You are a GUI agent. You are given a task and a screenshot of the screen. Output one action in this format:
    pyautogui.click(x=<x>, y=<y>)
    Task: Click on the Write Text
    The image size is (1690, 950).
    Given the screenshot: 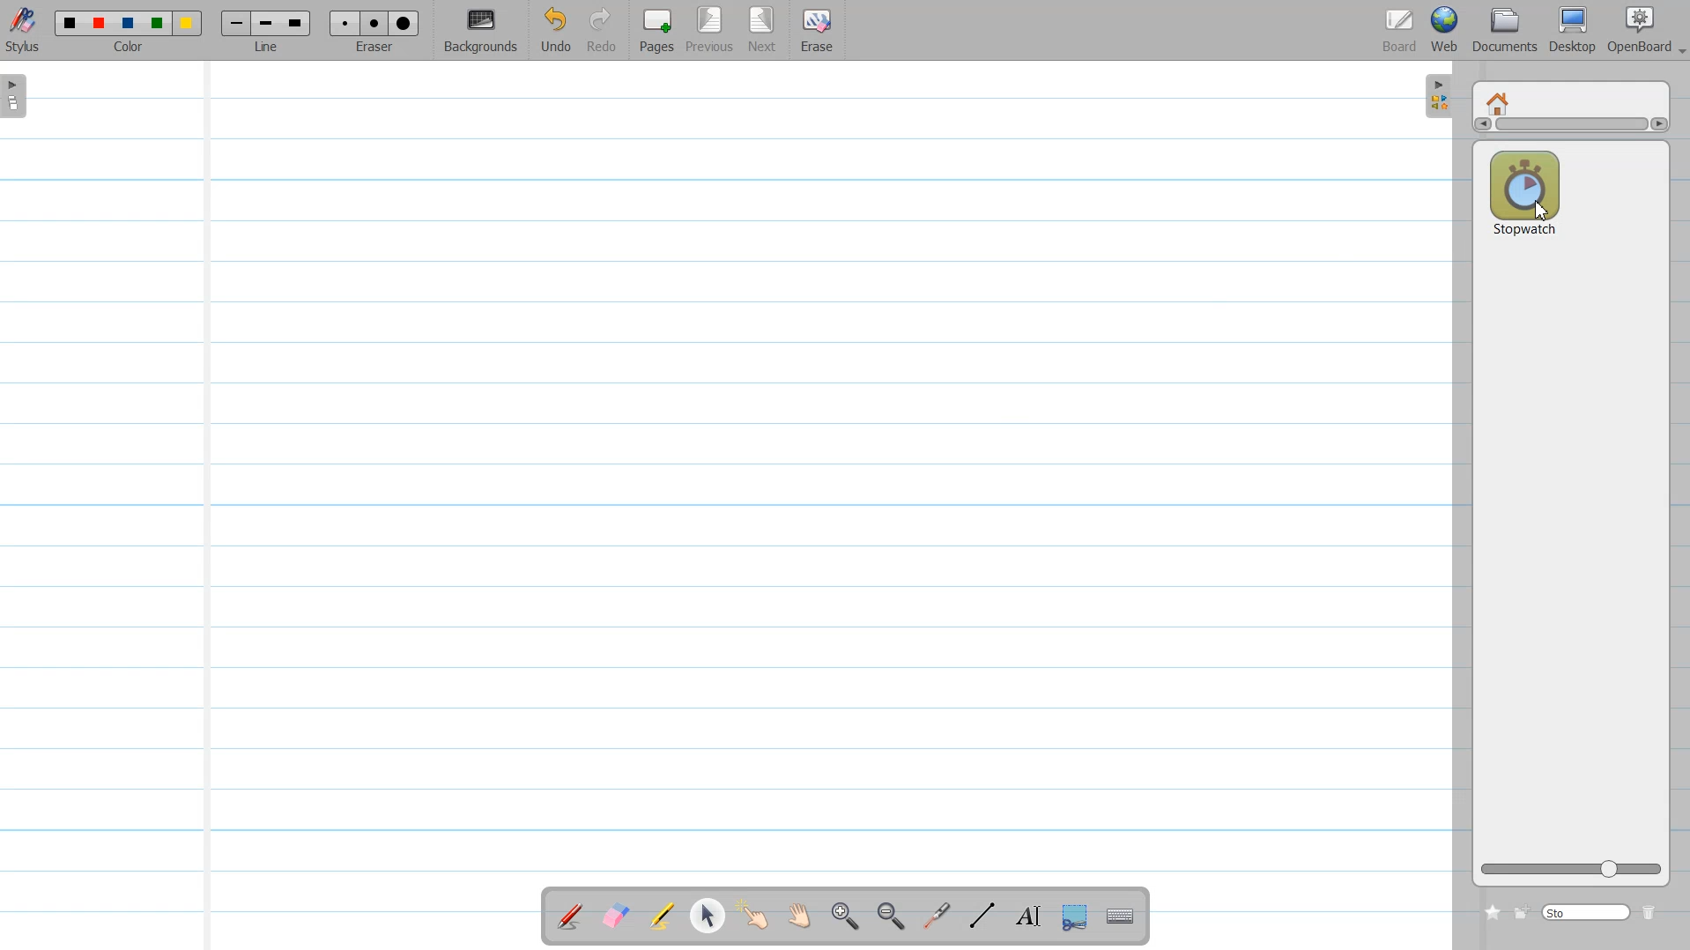 What is the action you would take?
    pyautogui.click(x=1027, y=917)
    